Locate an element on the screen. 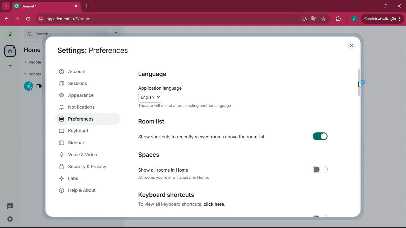 The image size is (406, 228). Sidebar is located at coordinates (75, 142).